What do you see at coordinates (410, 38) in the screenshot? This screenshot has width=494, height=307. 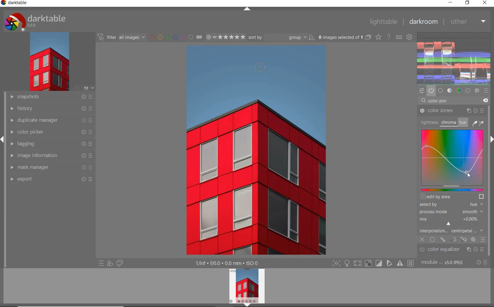 I see `show global preferences` at bounding box center [410, 38].